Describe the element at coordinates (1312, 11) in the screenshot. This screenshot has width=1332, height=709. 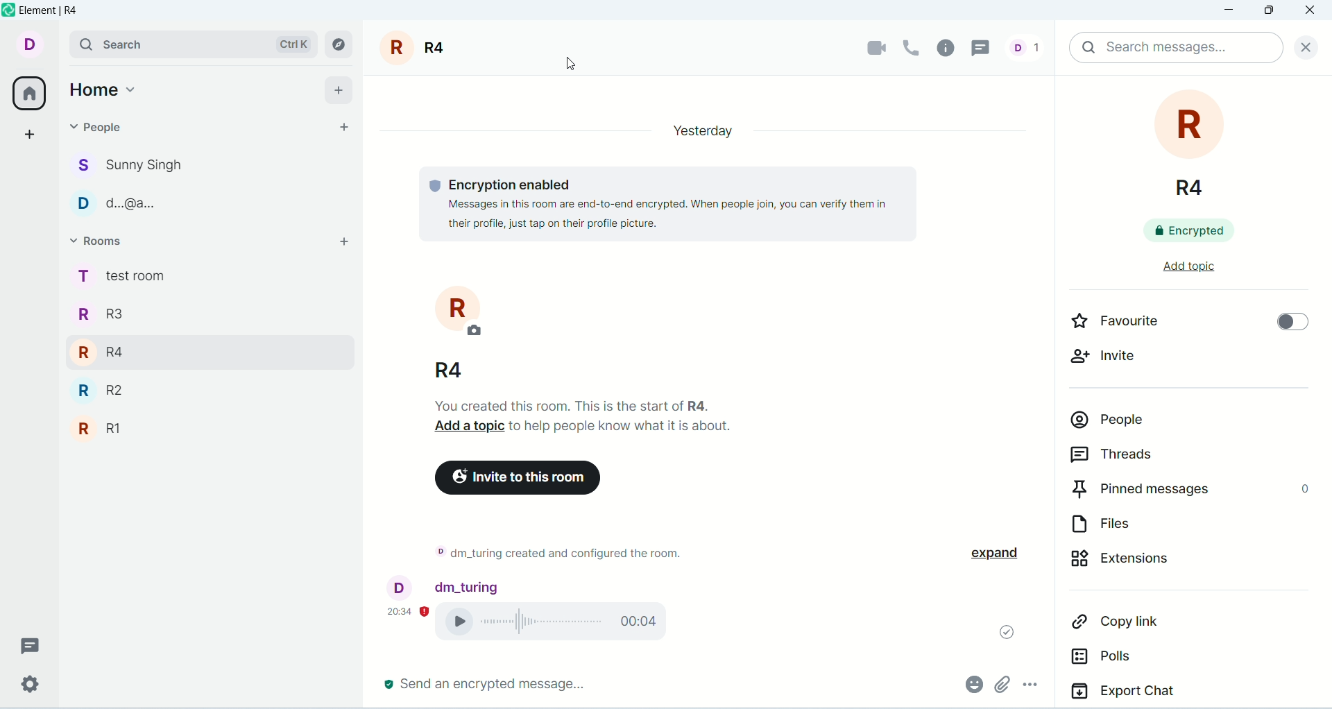
I see `close` at that location.